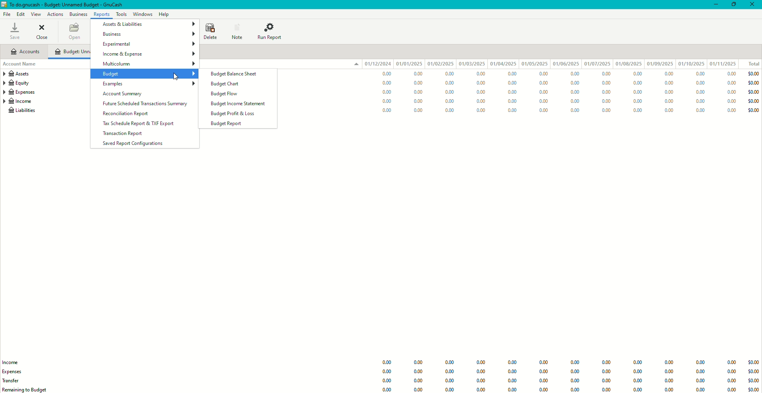 This screenshot has width=762, height=393. I want to click on 0.00, so click(421, 389).